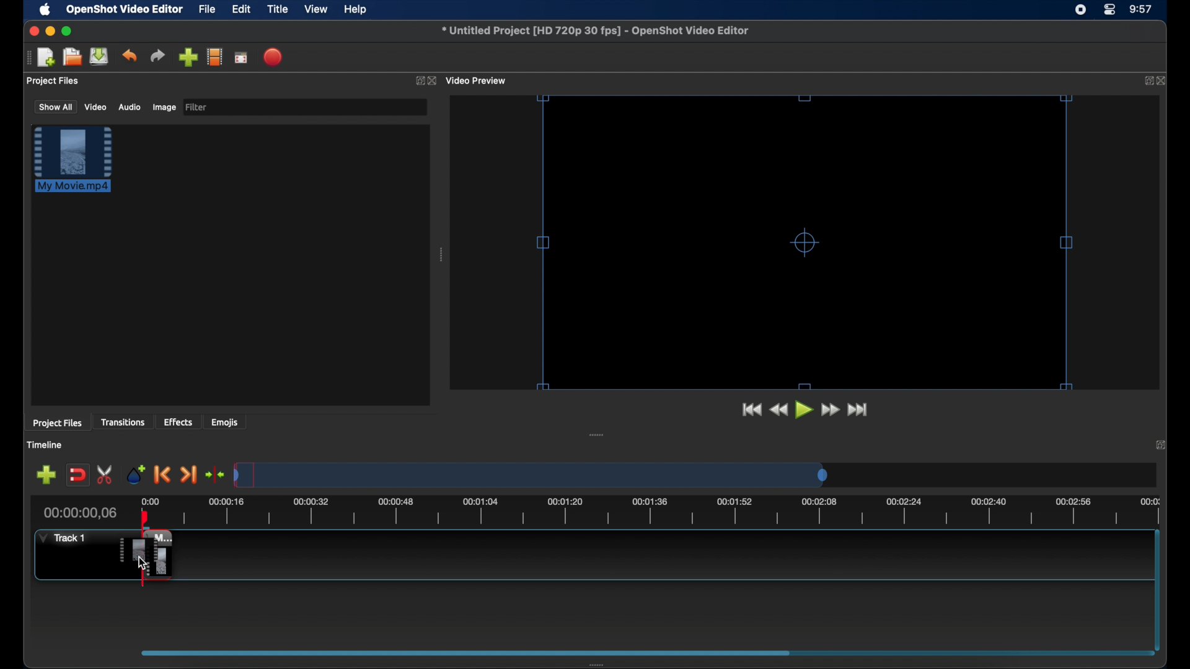 The height and width of the screenshot is (669, 1190). What do you see at coordinates (461, 652) in the screenshot?
I see `scroll box` at bounding box center [461, 652].